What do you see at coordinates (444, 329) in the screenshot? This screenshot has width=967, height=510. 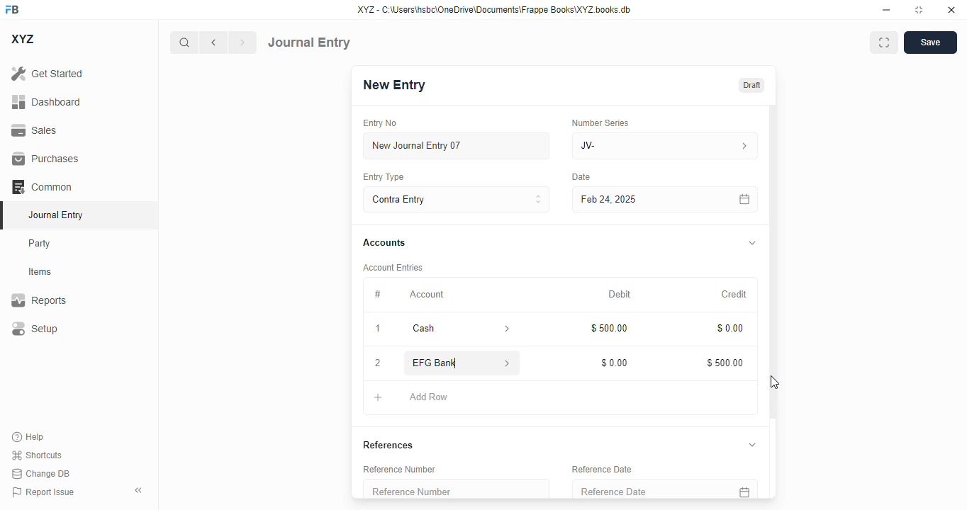 I see `cash ` at bounding box center [444, 329].